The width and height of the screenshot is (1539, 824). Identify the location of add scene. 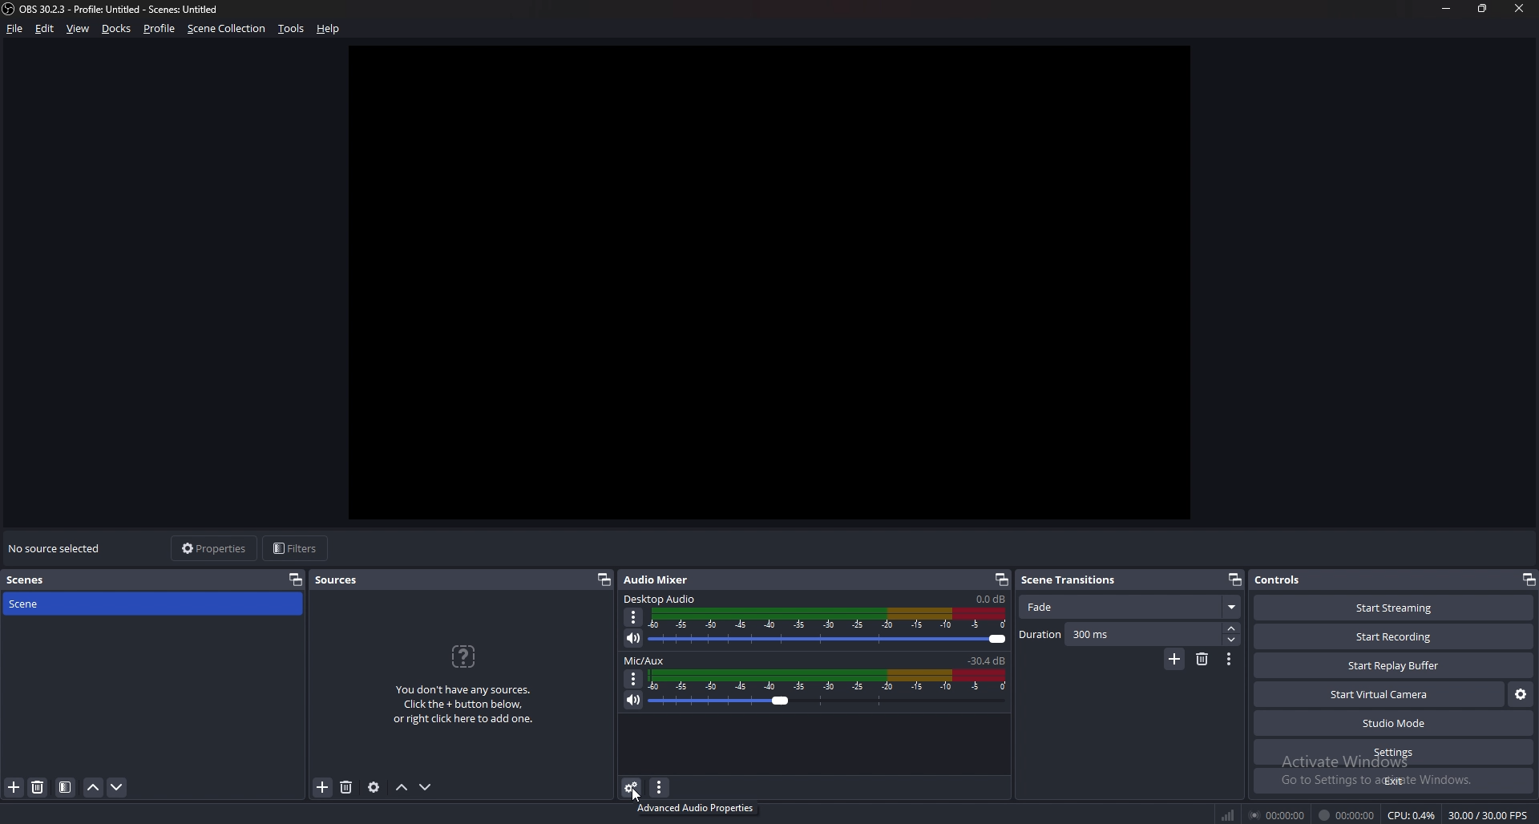
(14, 787).